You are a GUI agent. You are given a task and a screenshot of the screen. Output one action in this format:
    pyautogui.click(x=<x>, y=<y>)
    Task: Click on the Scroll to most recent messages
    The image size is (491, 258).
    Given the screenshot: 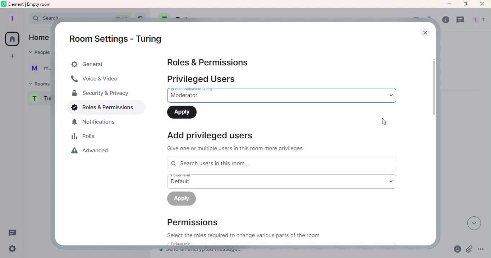 What is the action you would take?
    pyautogui.click(x=473, y=223)
    